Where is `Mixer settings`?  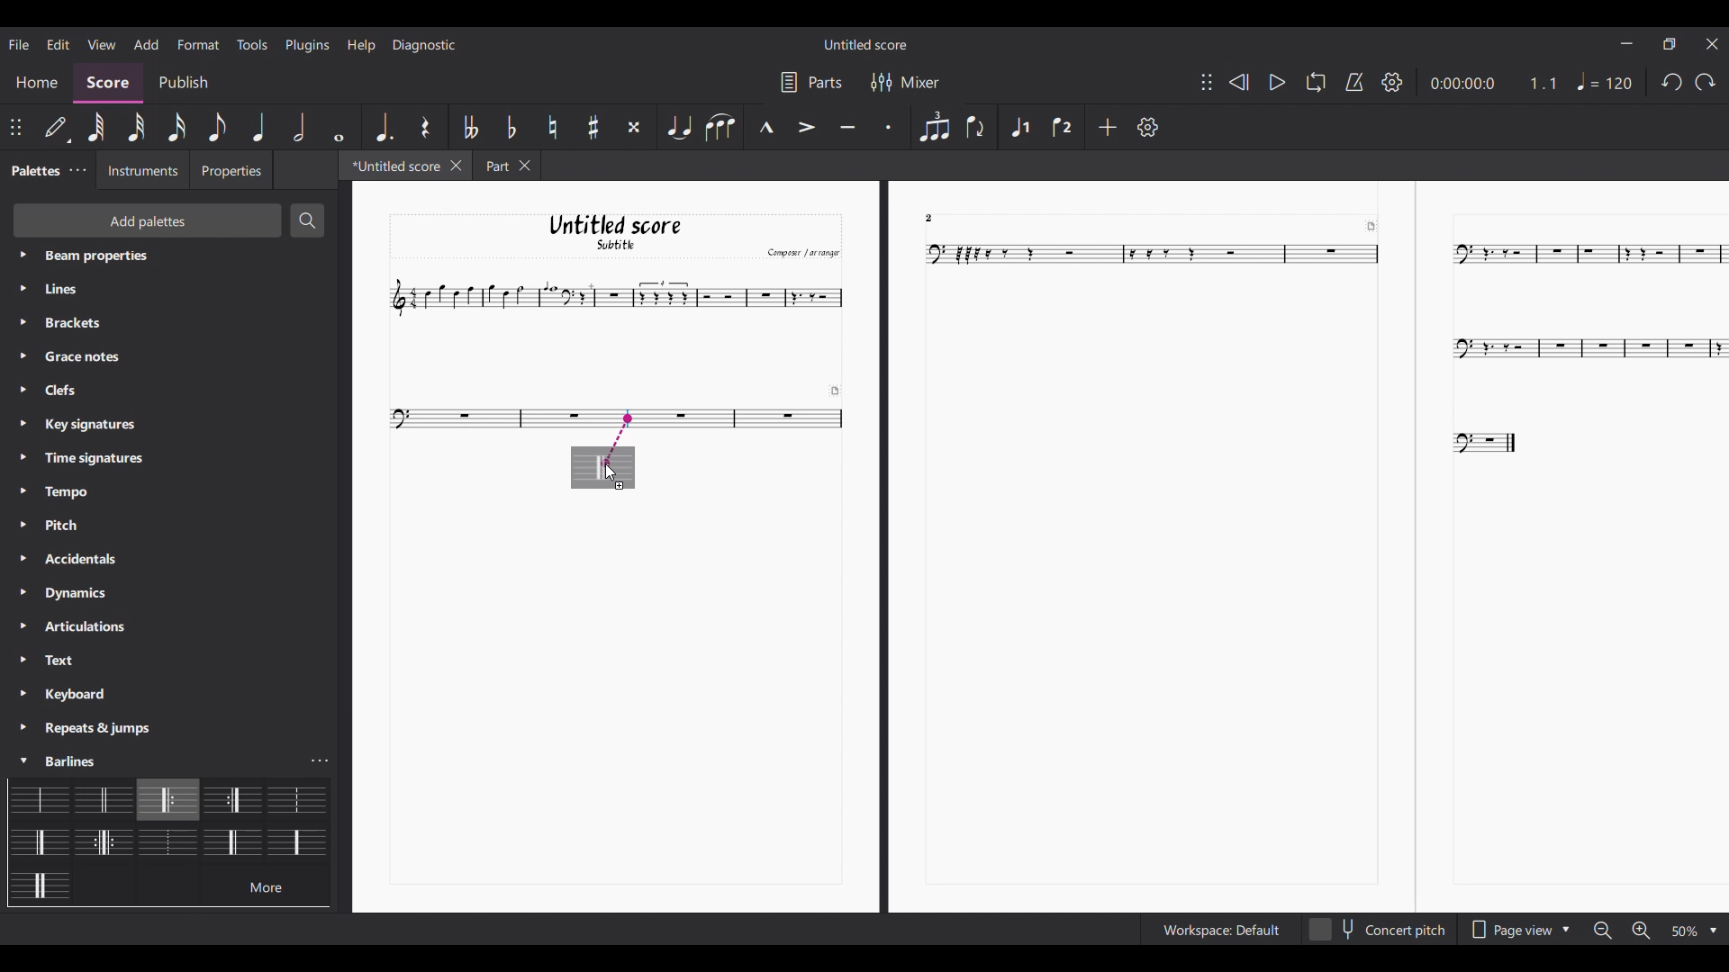
Mixer settings is located at coordinates (906, 83).